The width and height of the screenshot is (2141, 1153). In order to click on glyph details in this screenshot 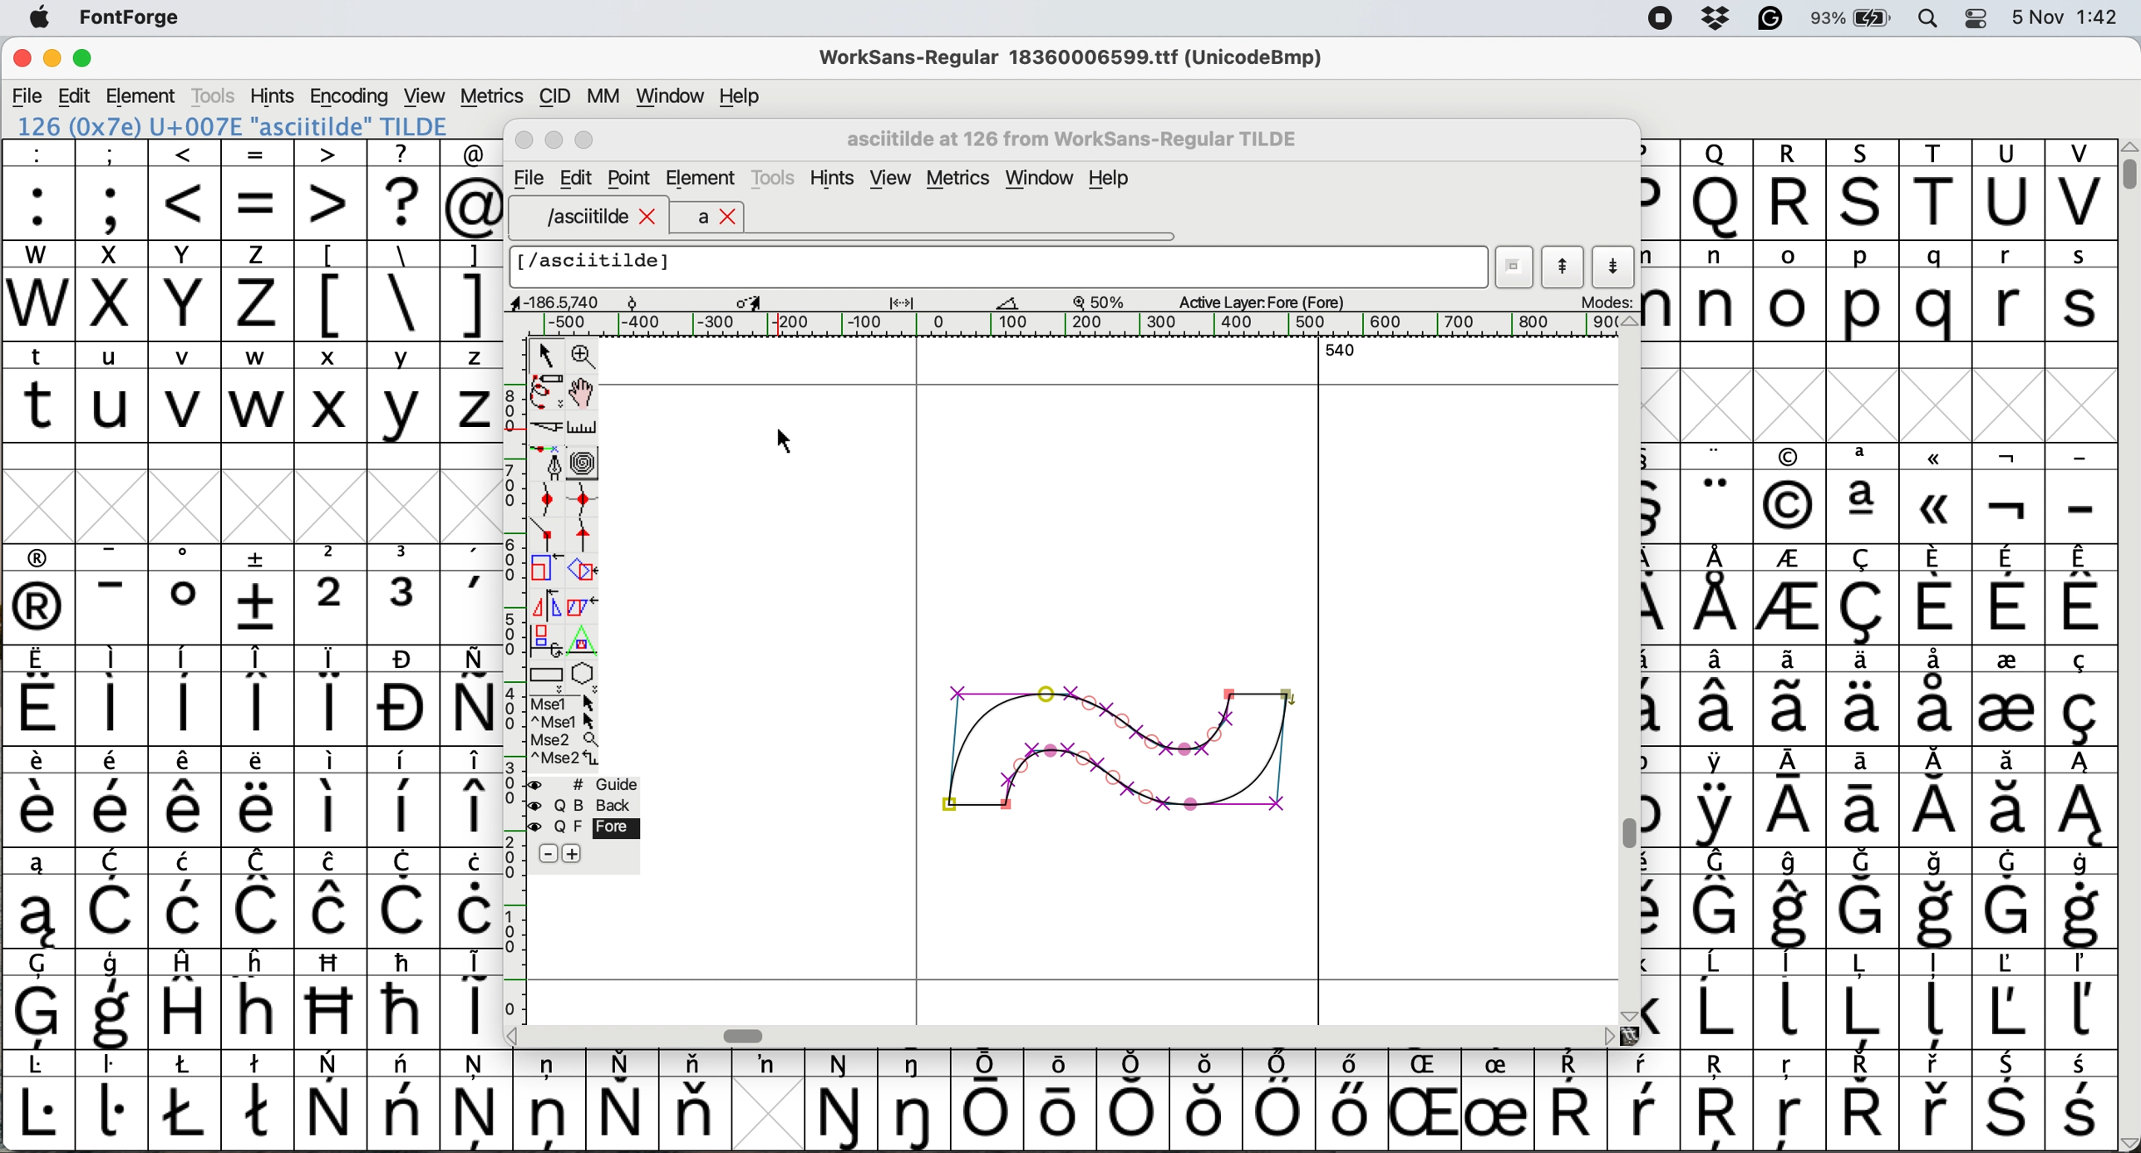, I will do `click(775, 301)`.